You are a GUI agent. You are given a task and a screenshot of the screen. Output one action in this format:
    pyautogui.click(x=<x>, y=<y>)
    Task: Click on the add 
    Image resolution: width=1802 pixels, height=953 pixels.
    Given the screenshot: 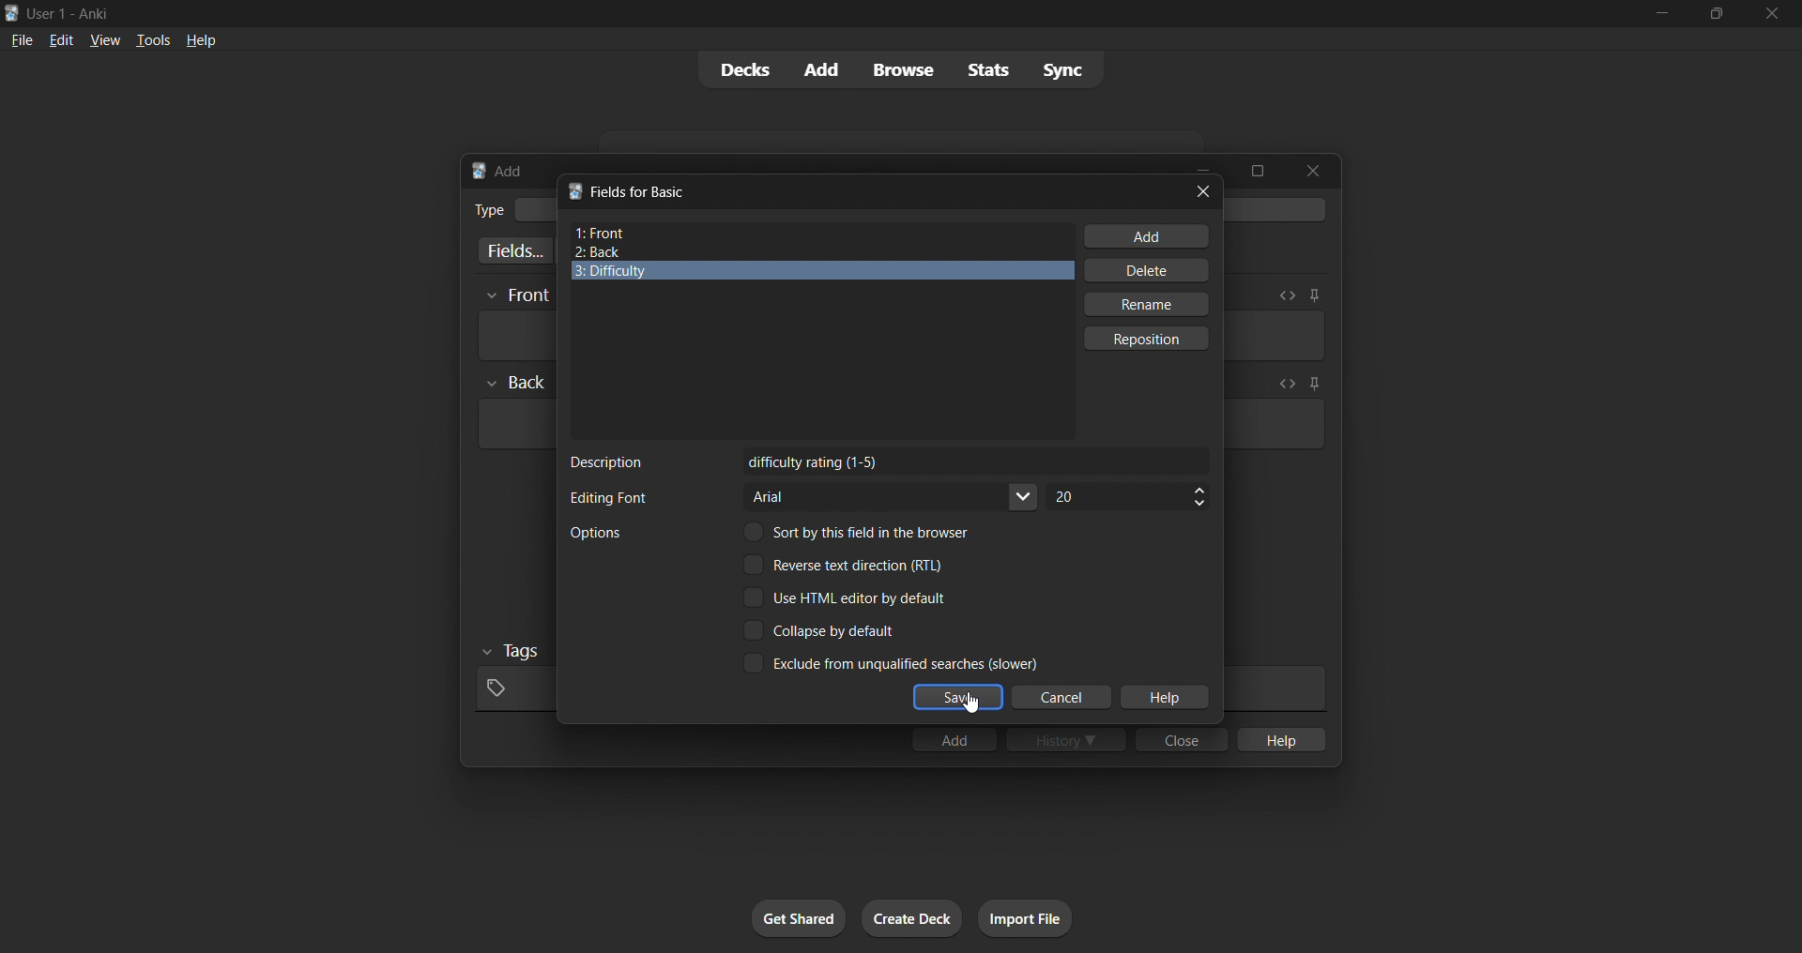 What is the action you would take?
    pyautogui.click(x=1147, y=236)
    